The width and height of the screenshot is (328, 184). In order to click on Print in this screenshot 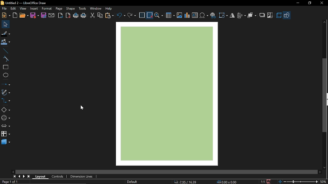, I will do `click(84, 16)`.